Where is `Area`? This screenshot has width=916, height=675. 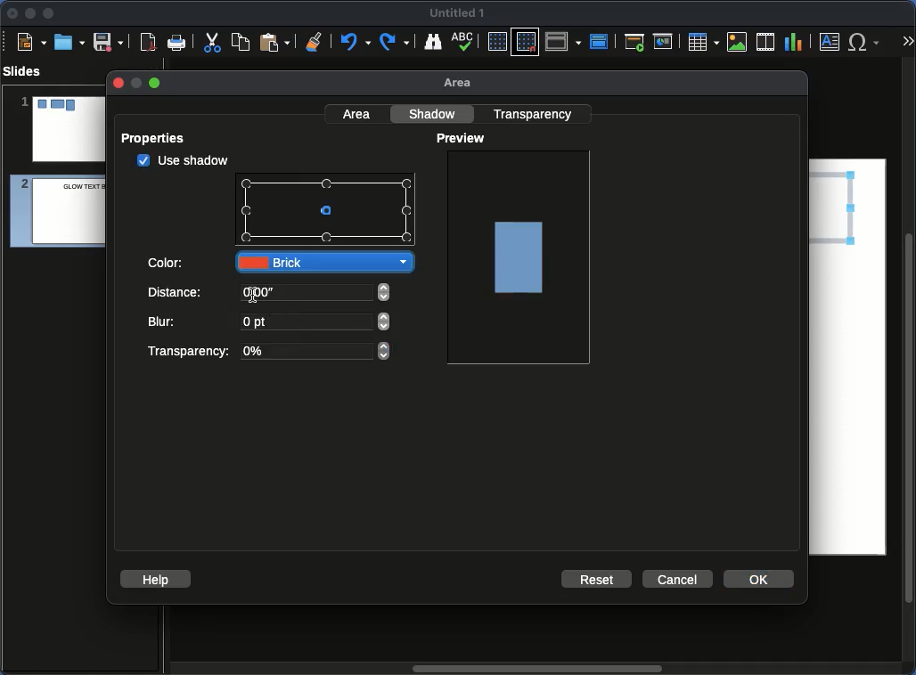 Area is located at coordinates (462, 84).